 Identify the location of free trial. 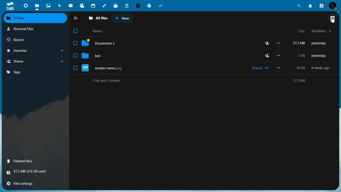
(138, 5).